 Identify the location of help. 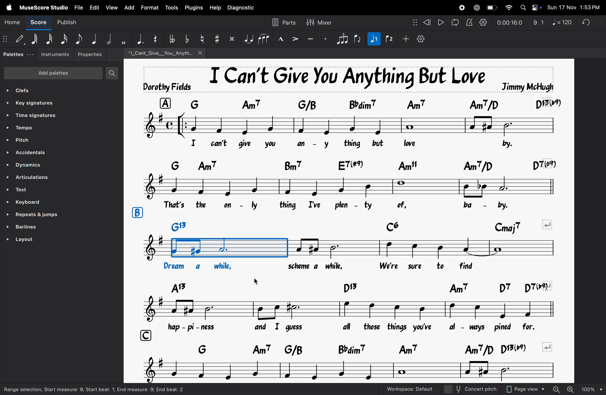
(215, 8).